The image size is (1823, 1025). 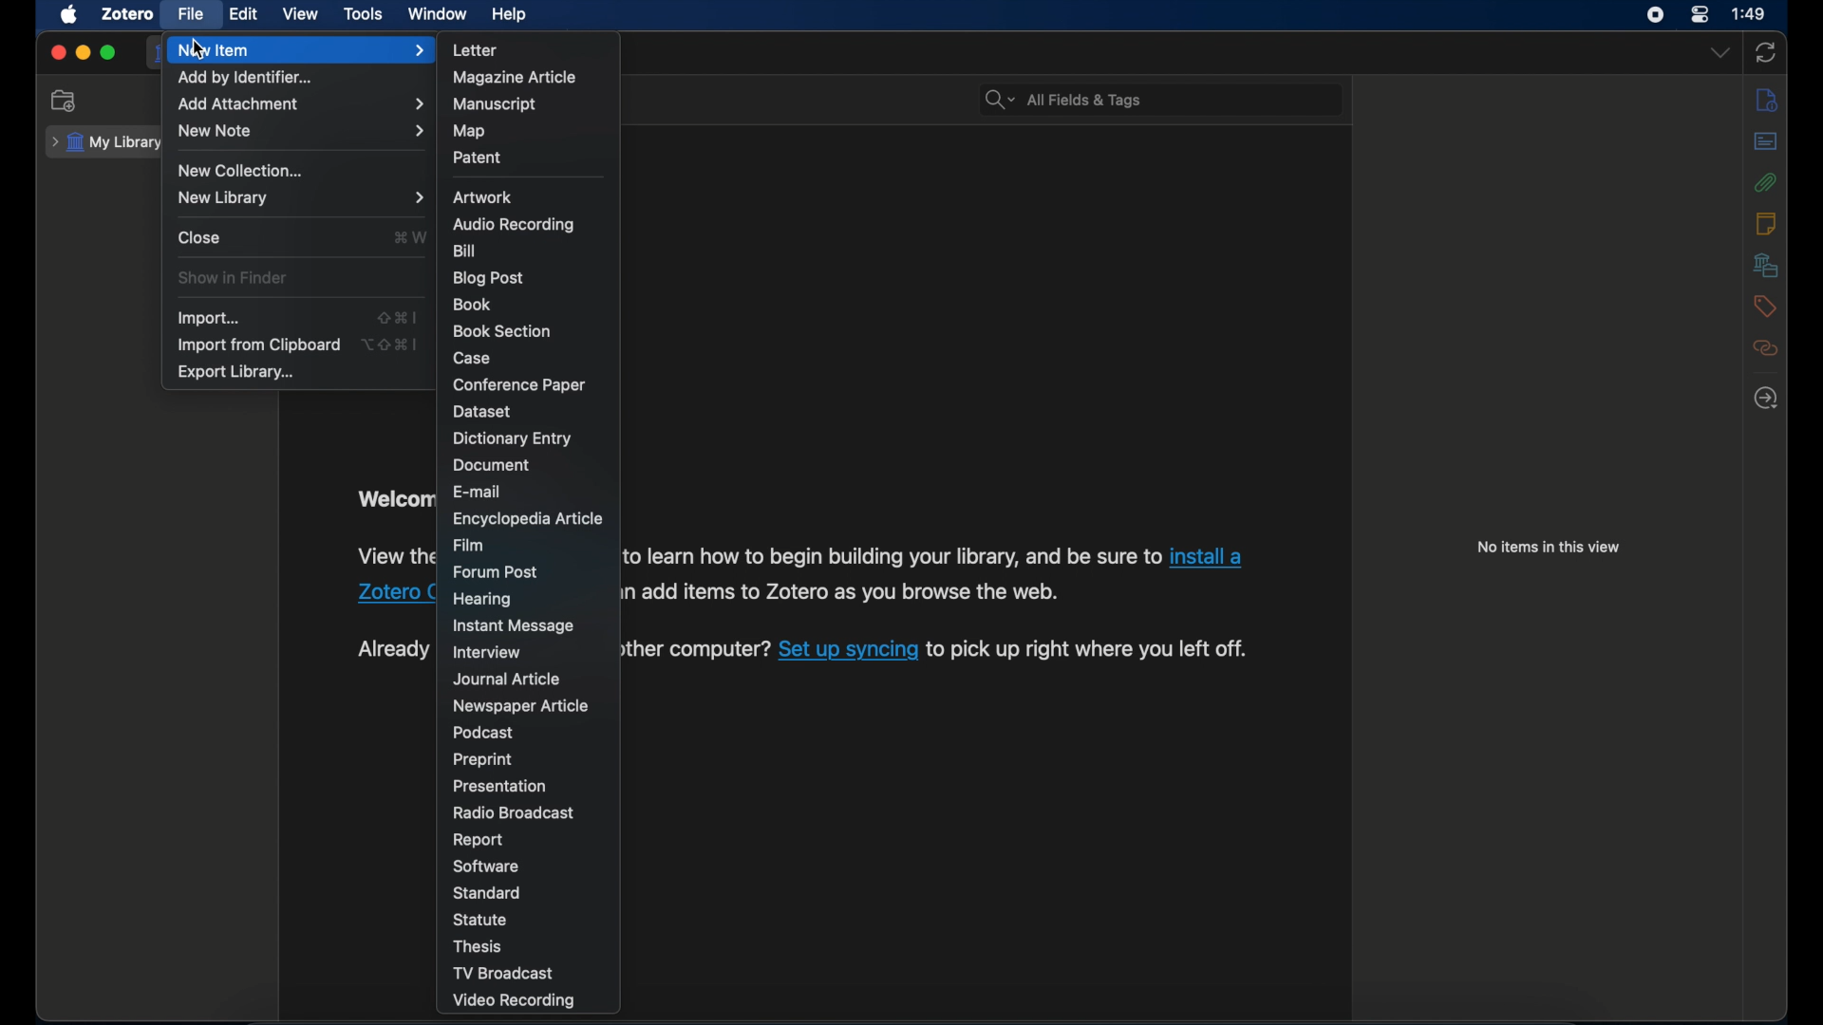 What do you see at coordinates (1767, 349) in the screenshot?
I see `related` at bounding box center [1767, 349].